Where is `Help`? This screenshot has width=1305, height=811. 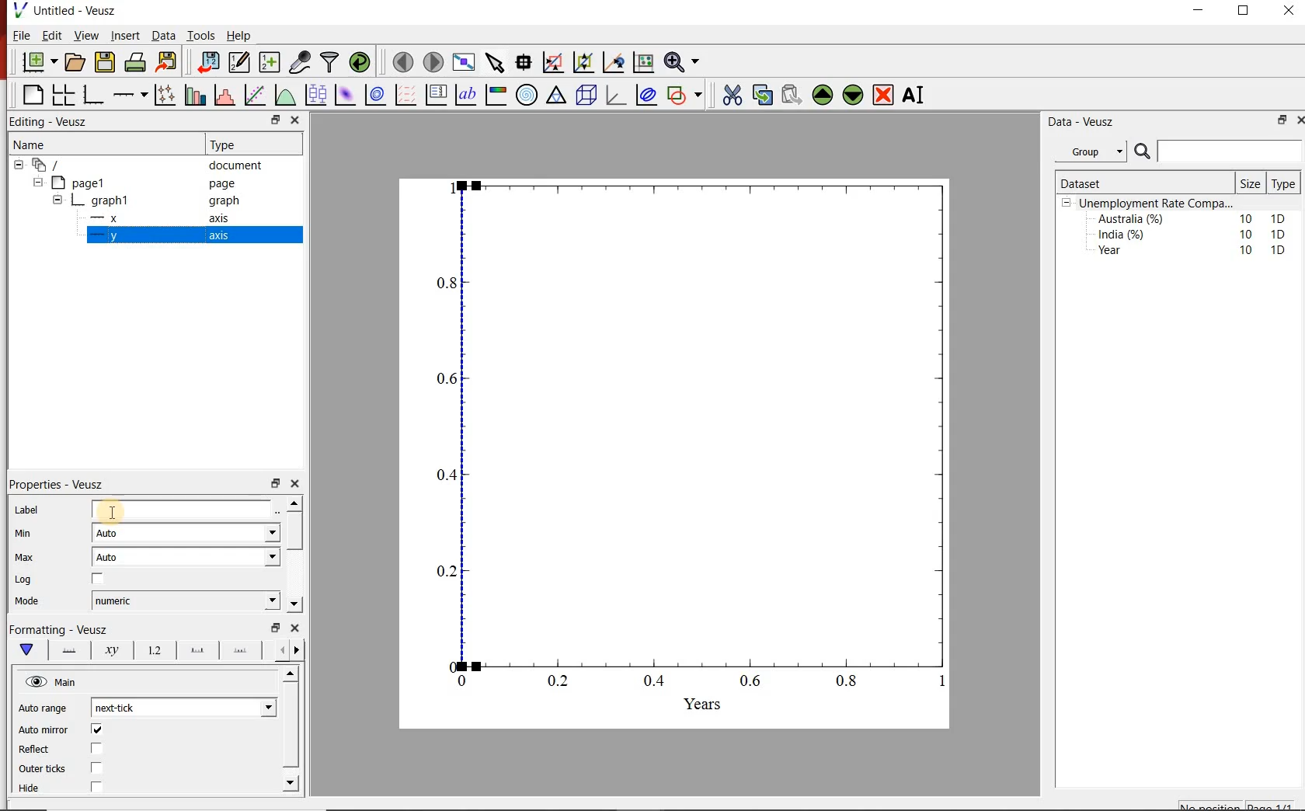 Help is located at coordinates (239, 36).